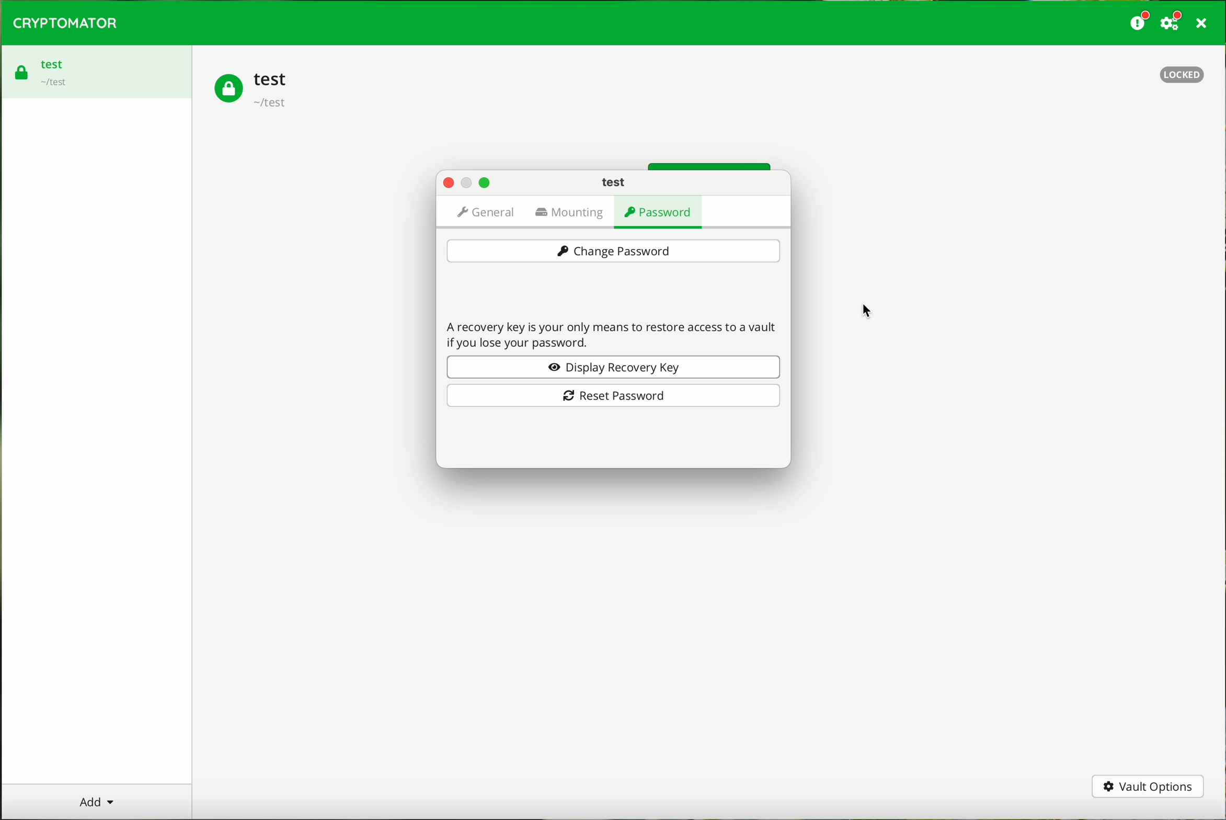  Describe the element at coordinates (254, 90) in the screenshot. I see `test vault` at that location.